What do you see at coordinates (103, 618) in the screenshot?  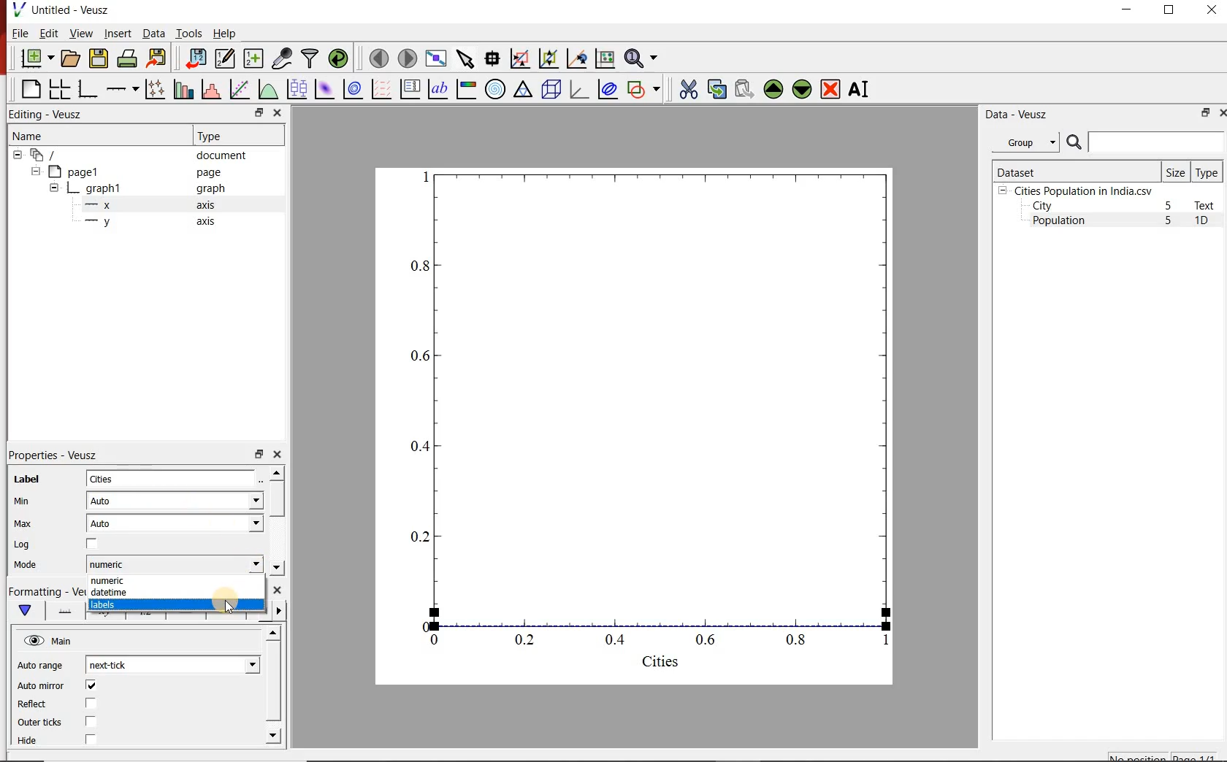 I see `Axis Label` at bounding box center [103, 618].